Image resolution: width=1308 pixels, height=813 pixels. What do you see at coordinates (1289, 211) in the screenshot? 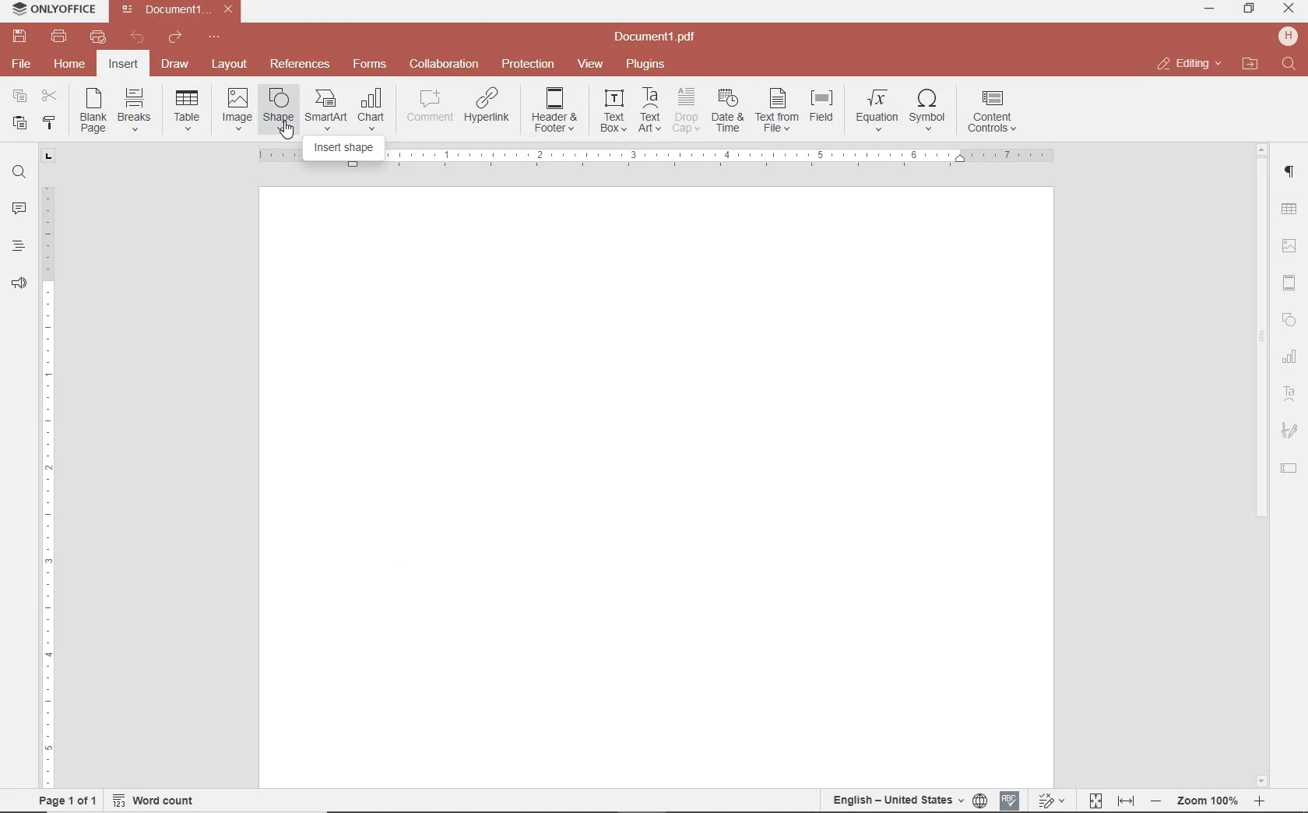
I see `TABLE` at bounding box center [1289, 211].